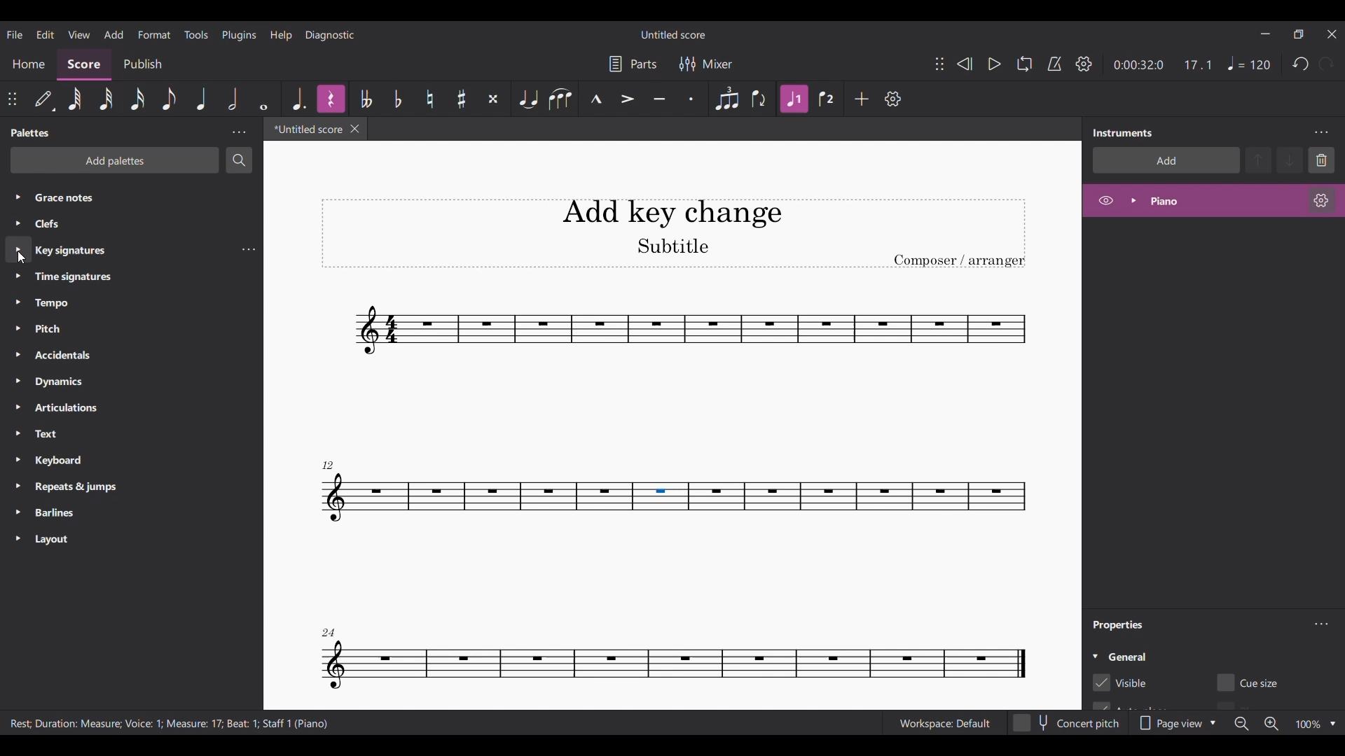 This screenshot has height=756, width=1345. I want to click on Title of right panel, so click(1123, 132).